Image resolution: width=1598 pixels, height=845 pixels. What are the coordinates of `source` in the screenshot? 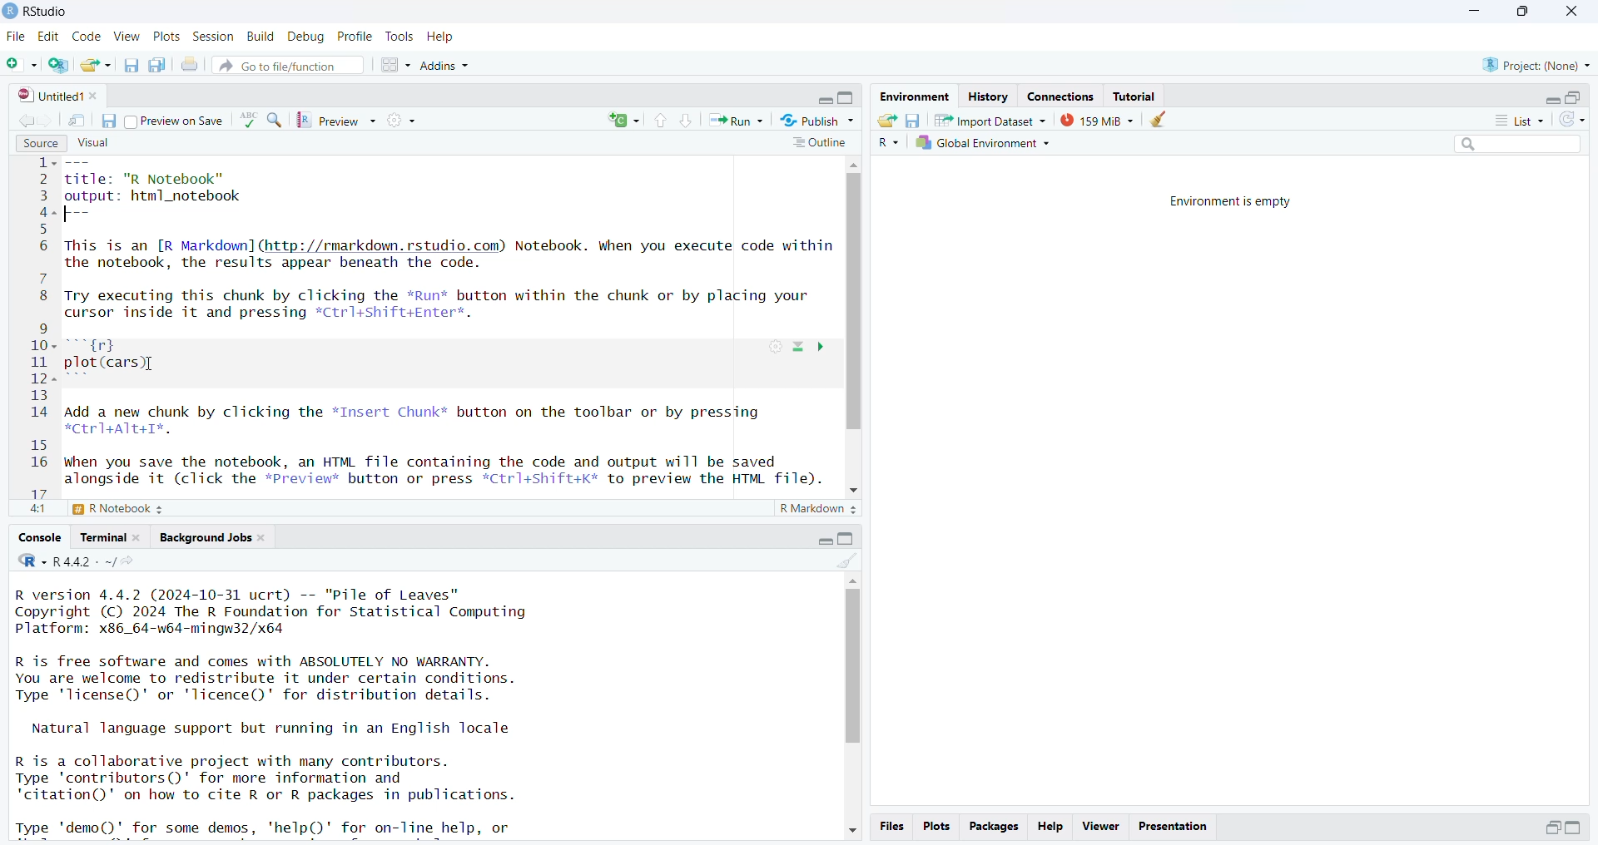 It's located at (38, 142).